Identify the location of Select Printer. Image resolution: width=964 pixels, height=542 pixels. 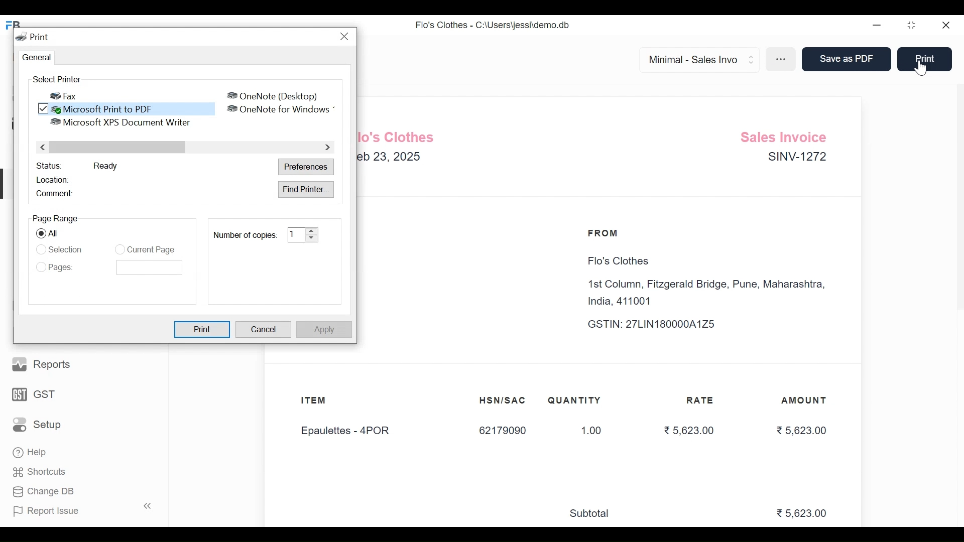
(55, 79).